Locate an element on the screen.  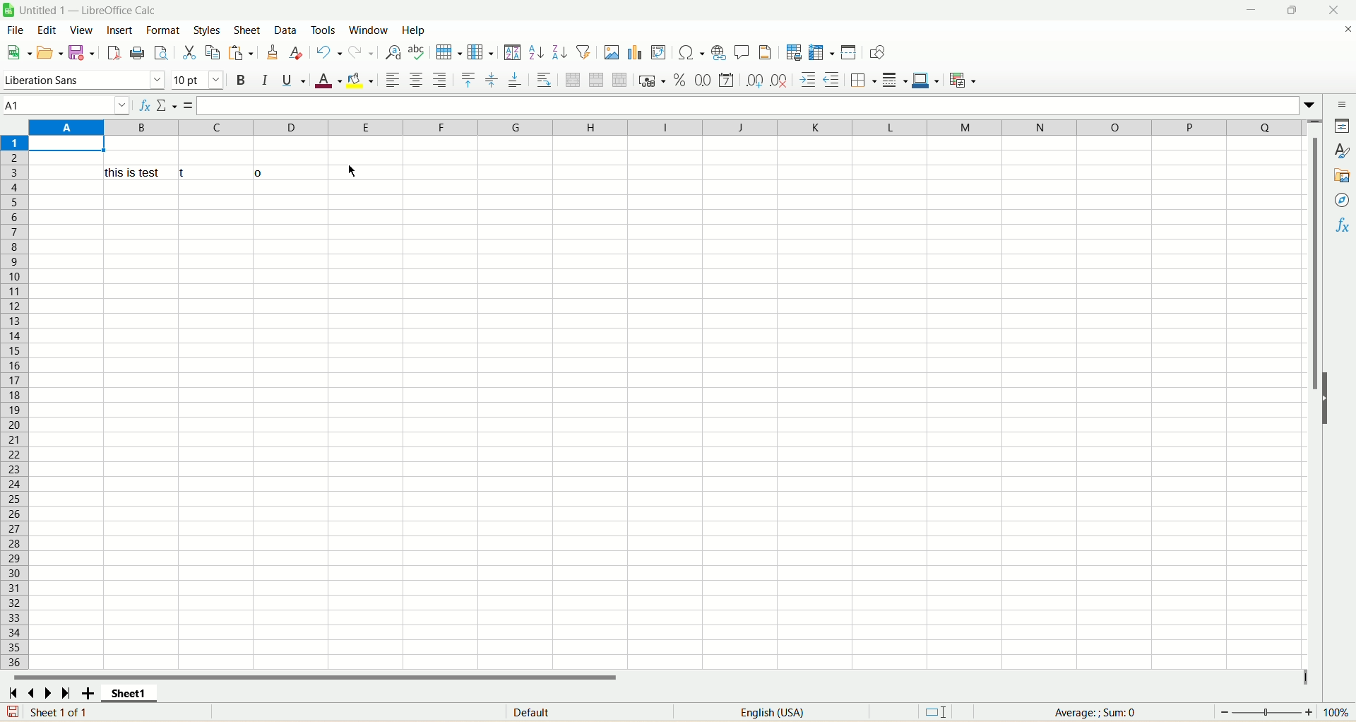
bold is located at coordinates (244, 81).